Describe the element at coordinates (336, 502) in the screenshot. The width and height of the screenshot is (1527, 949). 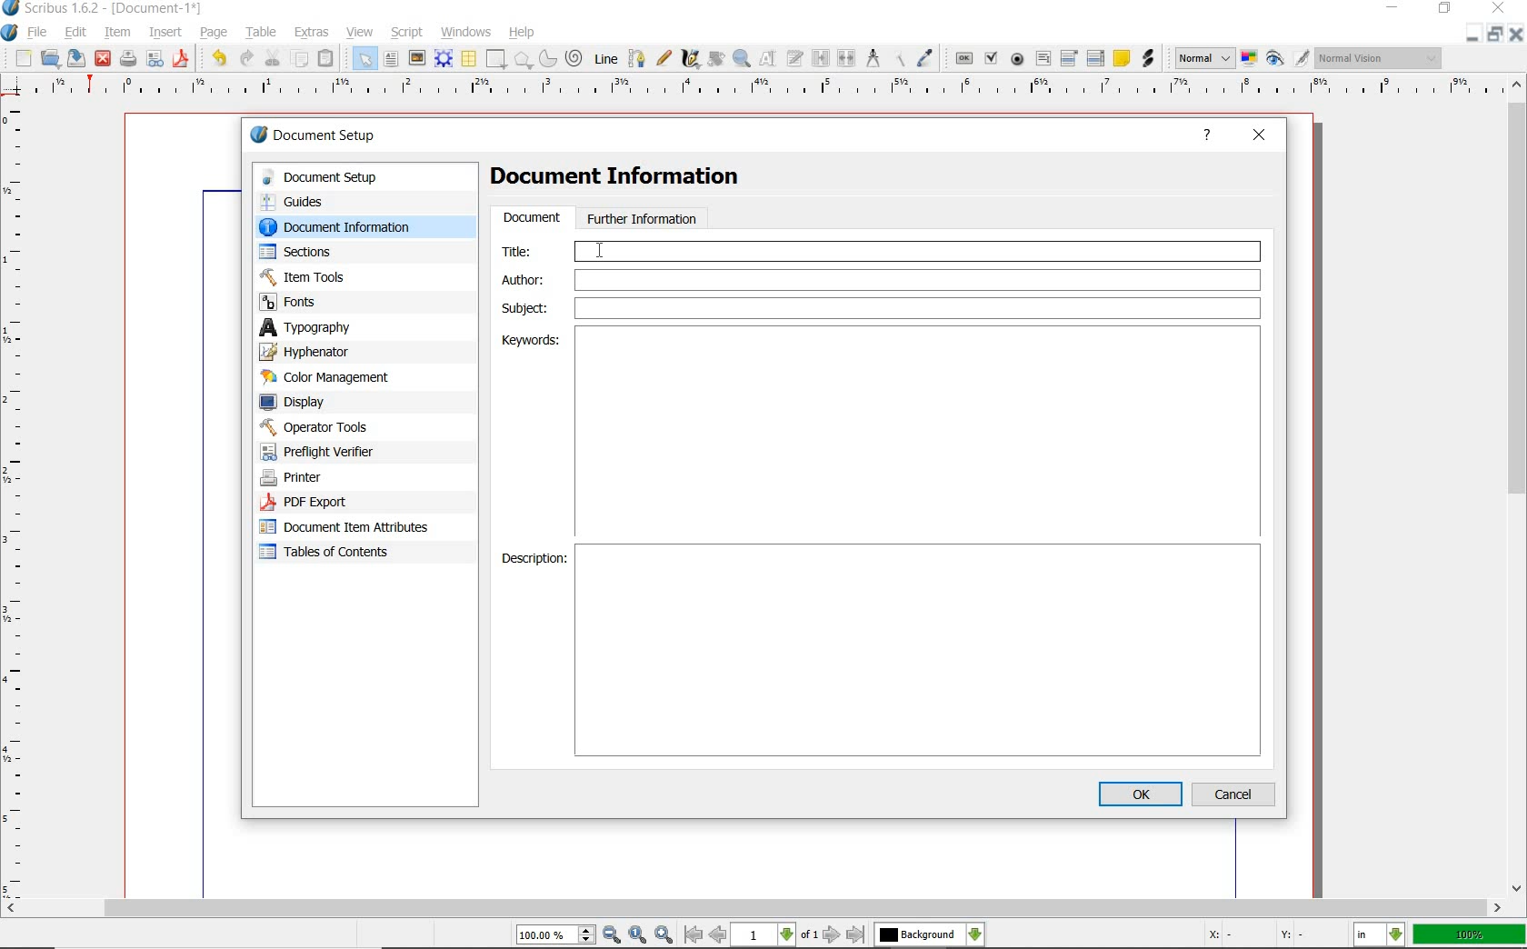
I see `PDF Export` at that location.